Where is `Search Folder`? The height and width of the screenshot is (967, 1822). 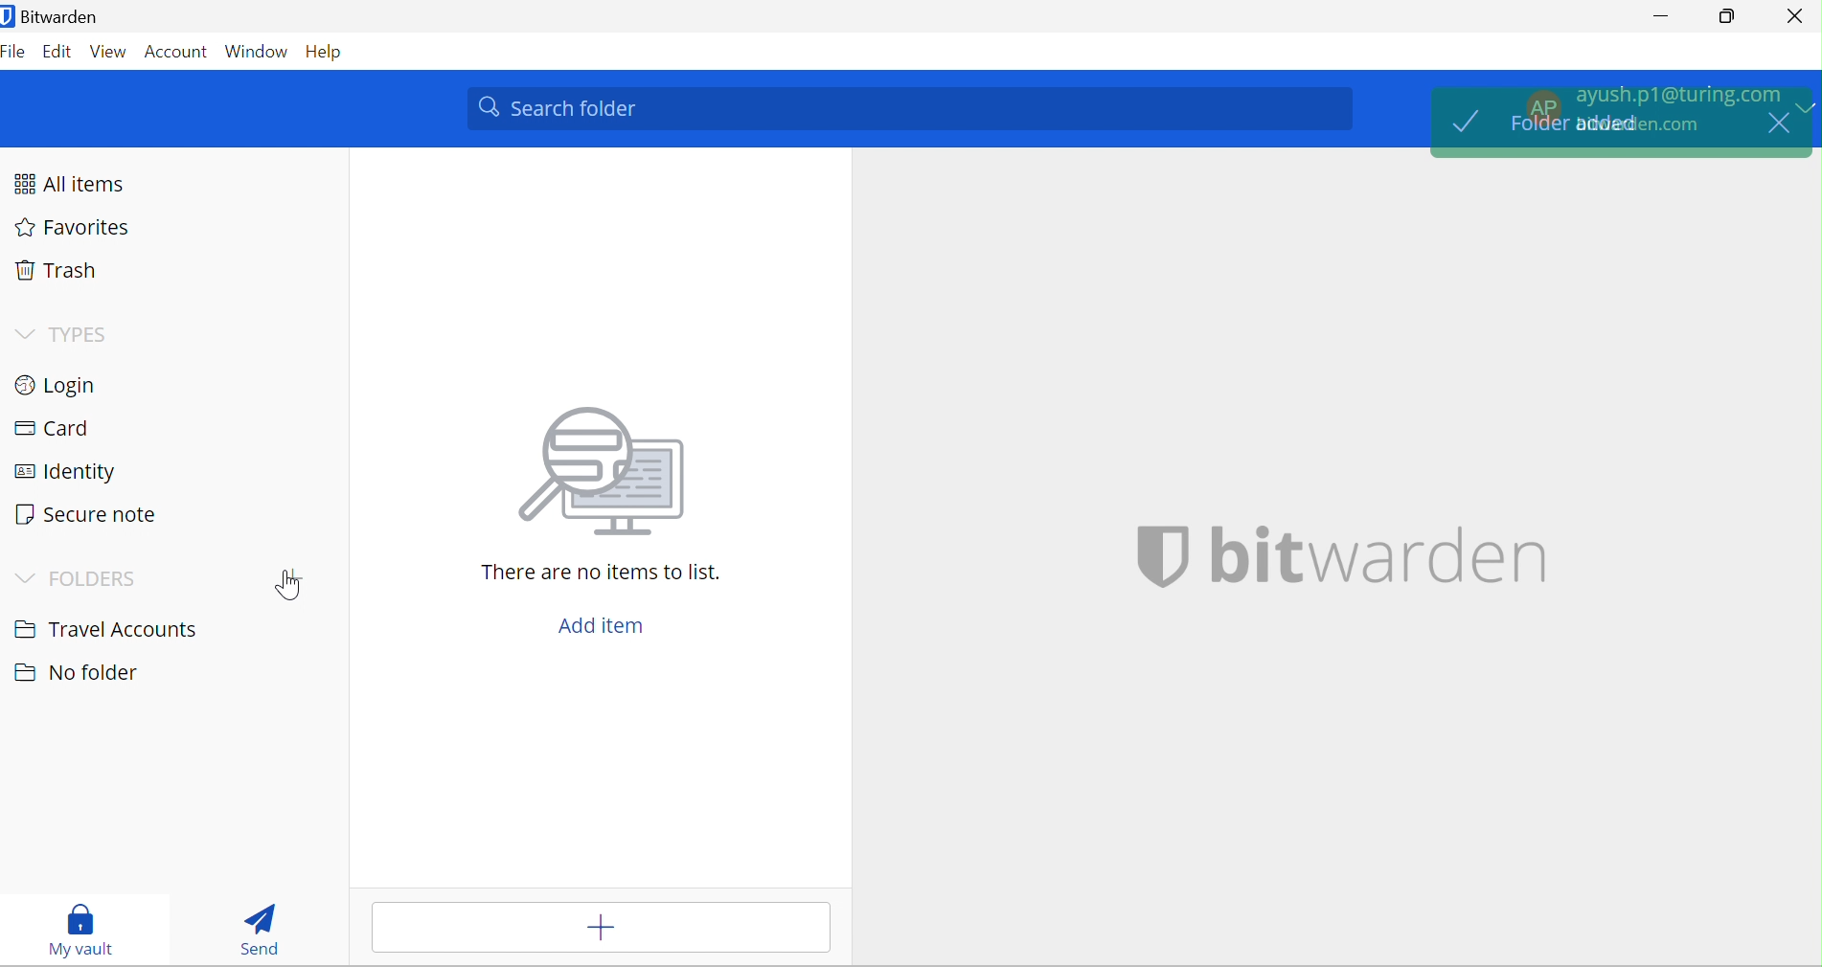
Search Folder is located at coordinates (909, 108).